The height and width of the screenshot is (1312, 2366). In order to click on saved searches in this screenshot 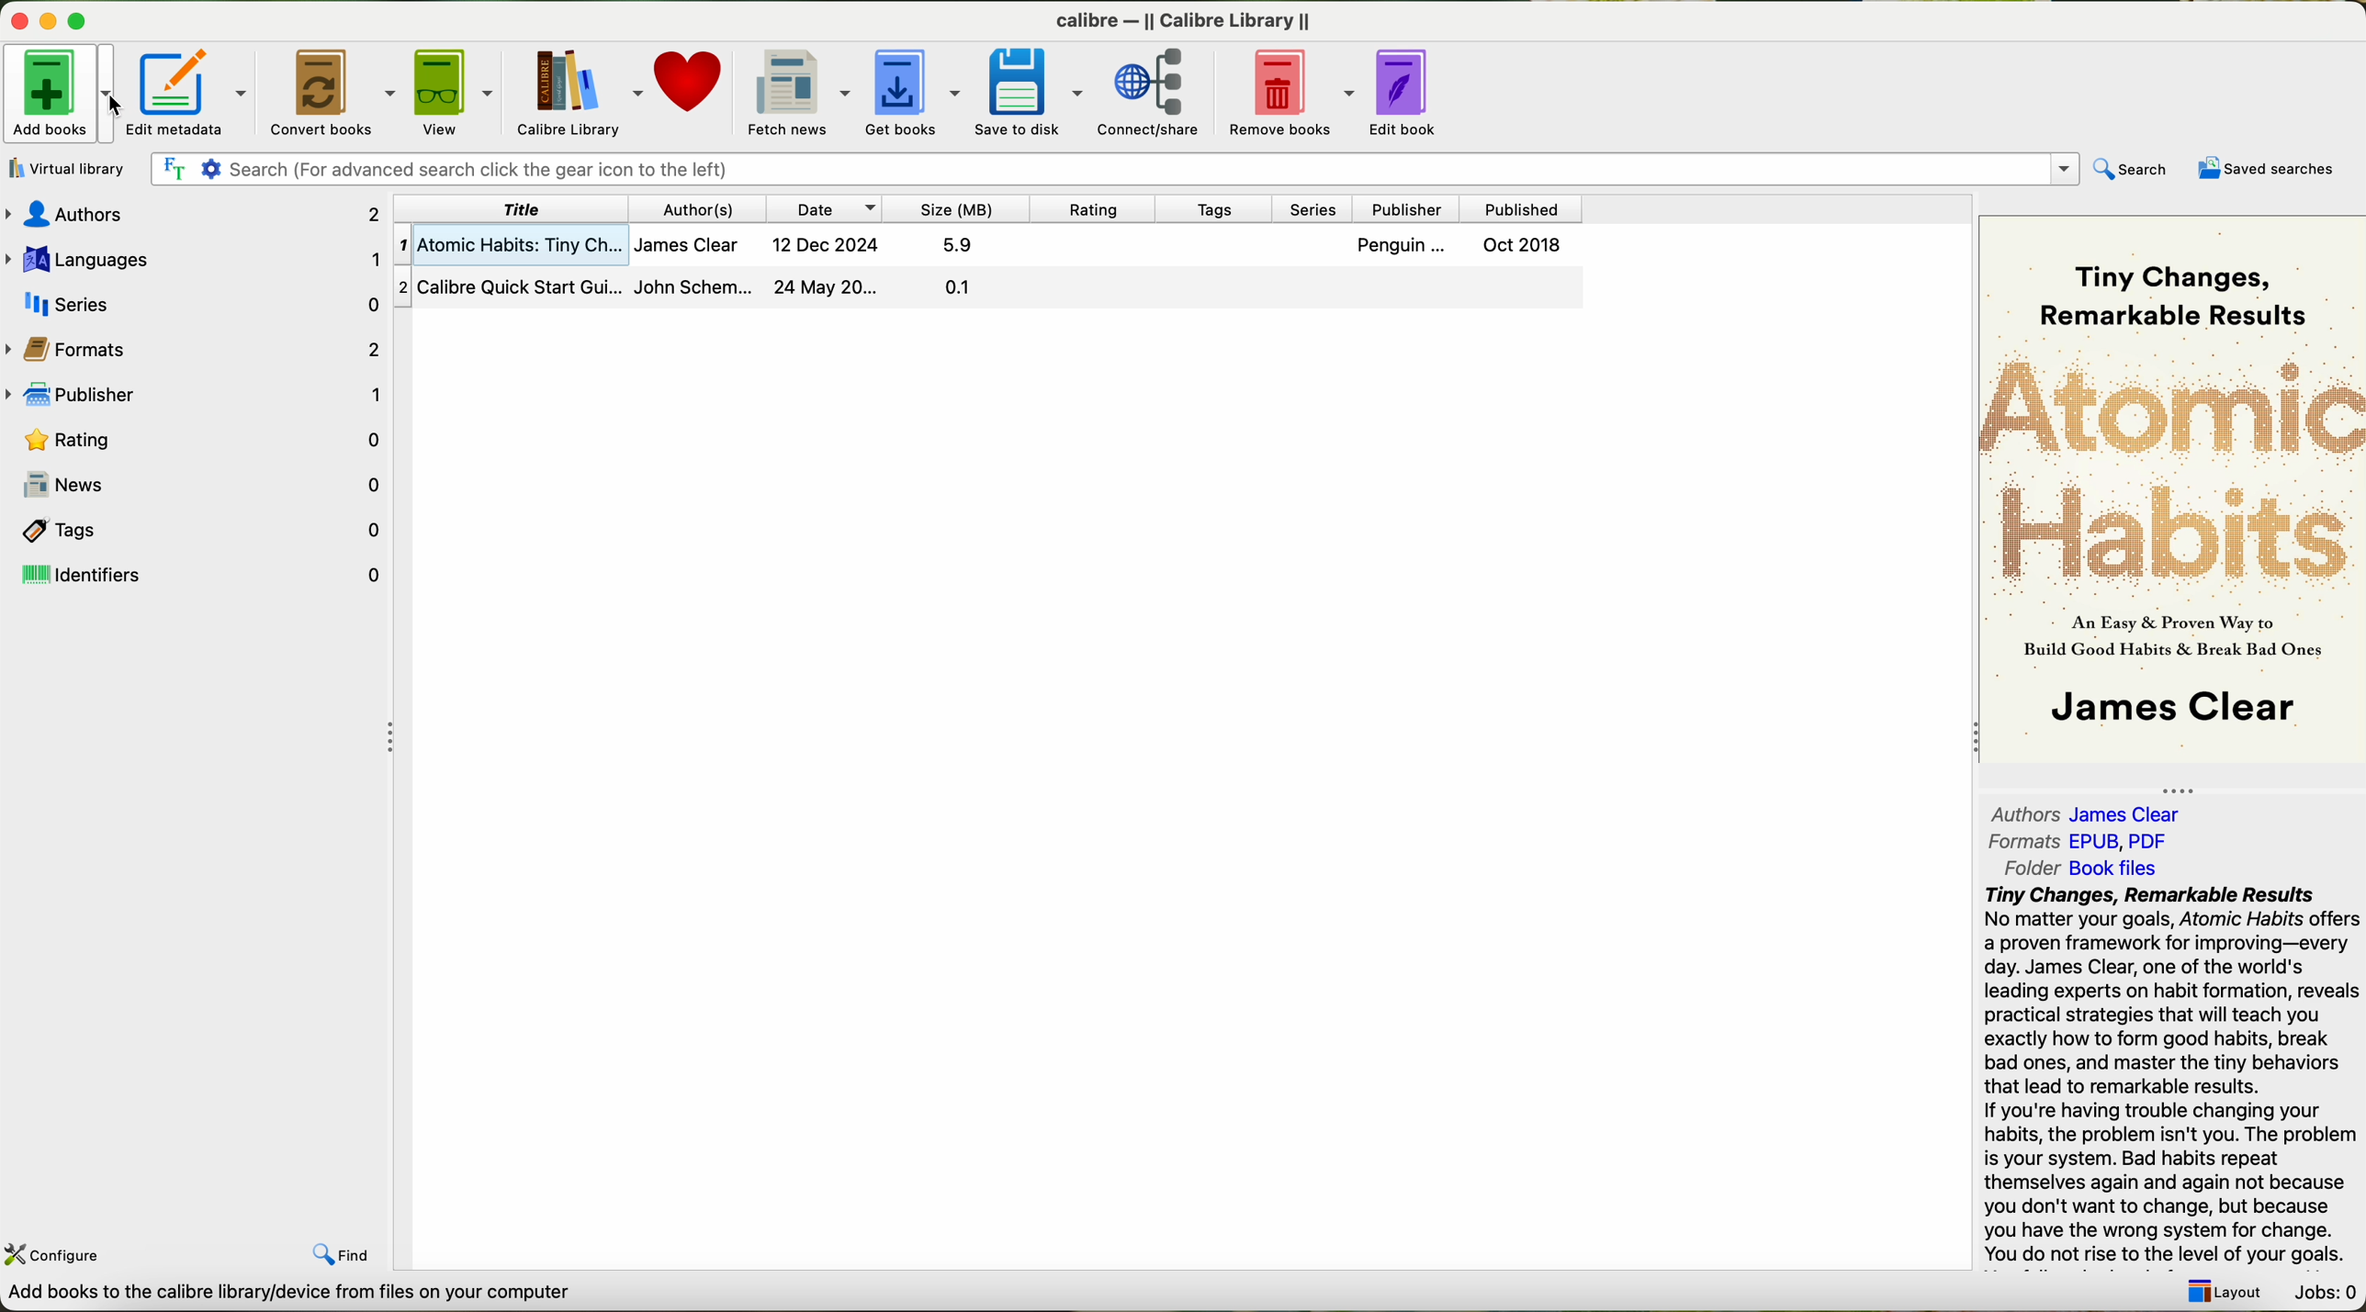, I will do `click(2265, 168)`.